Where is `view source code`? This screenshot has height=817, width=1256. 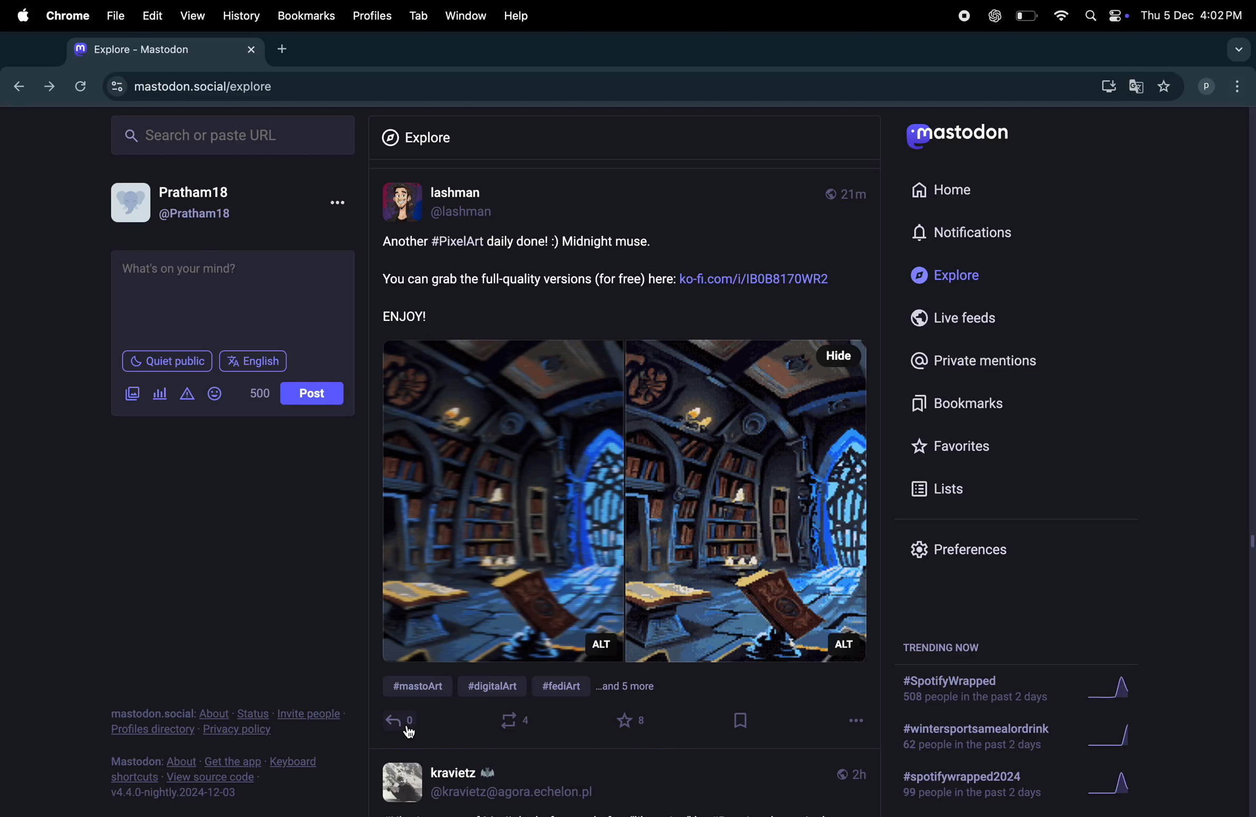 view source code is located at coordinates (222, 778).